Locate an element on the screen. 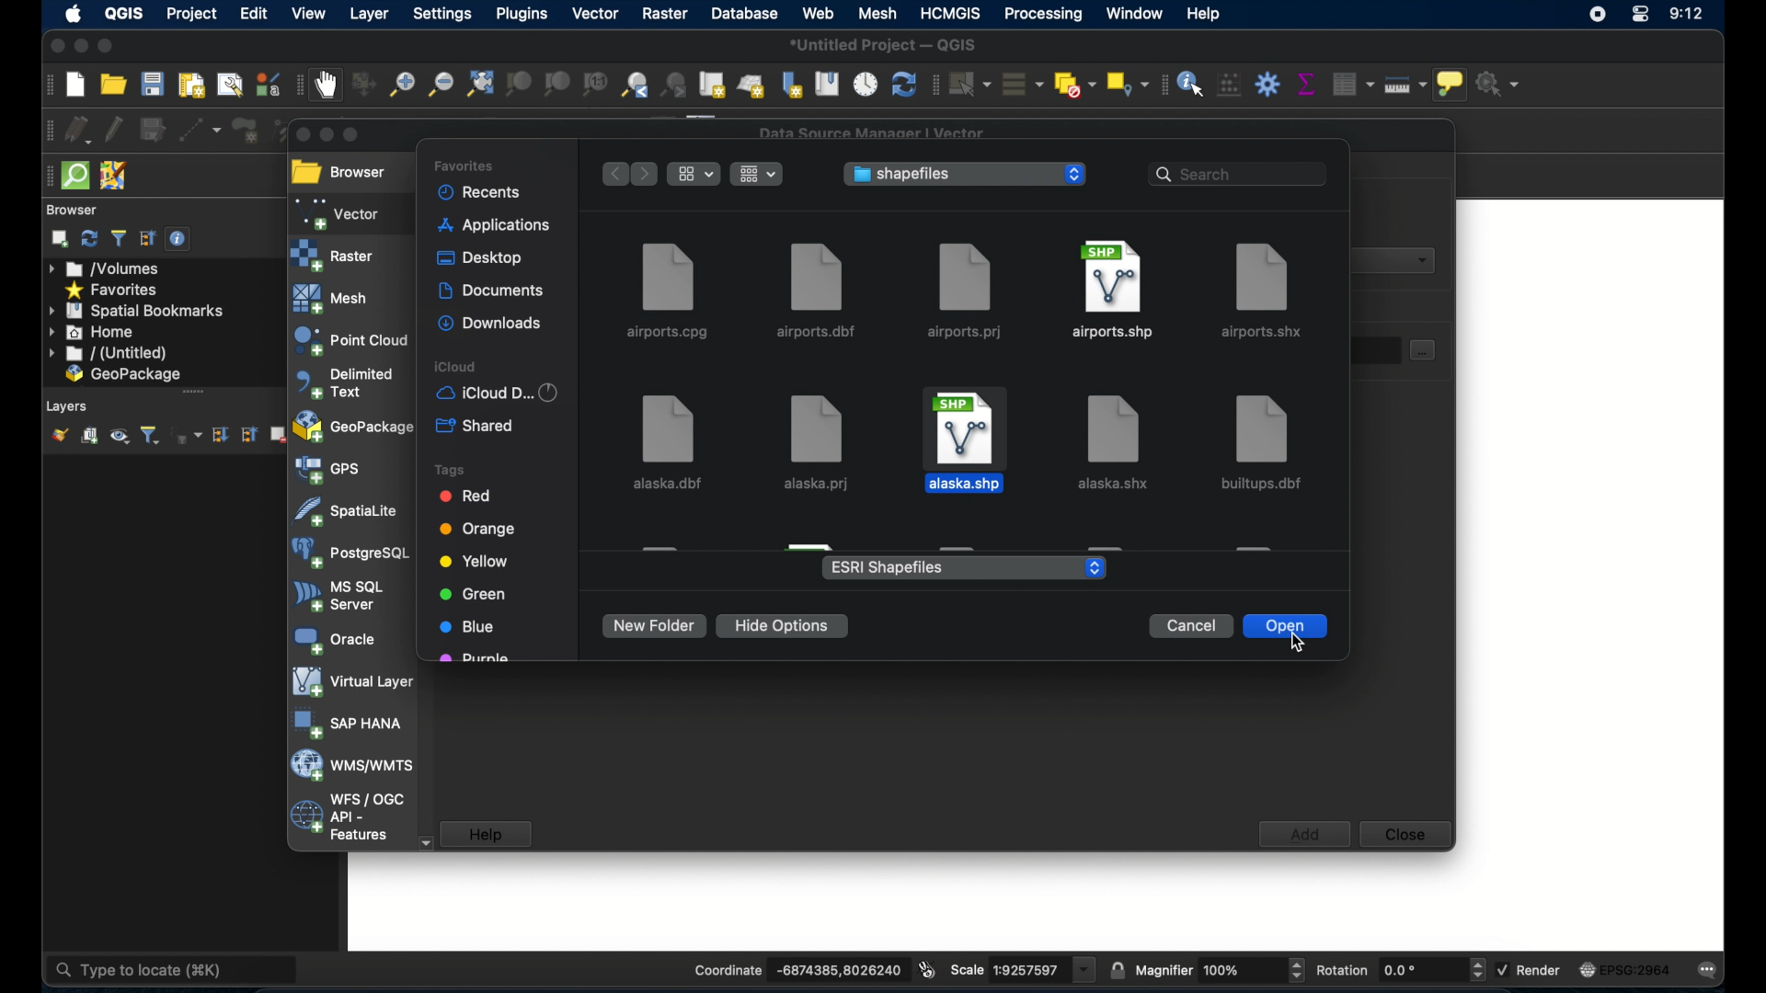 The height and width of the screenshot is (993, 1766). pan map to selection is located at coordinates (363, 85).